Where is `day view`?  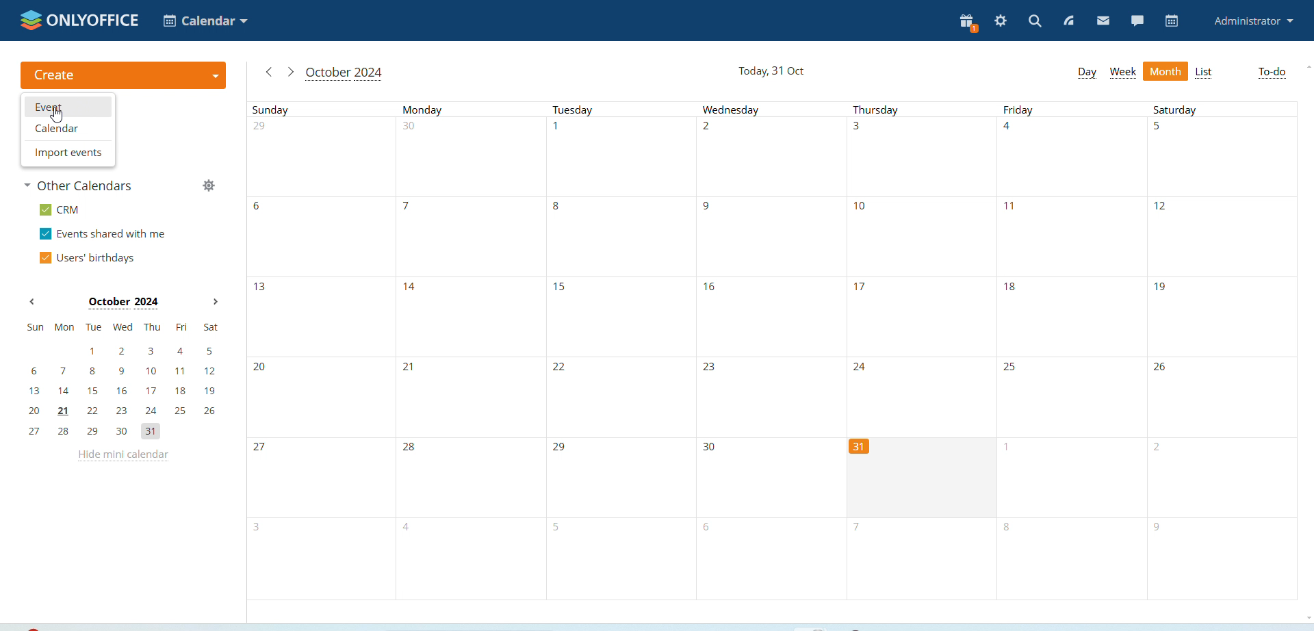 day view is located at coordinates (1086, 72).